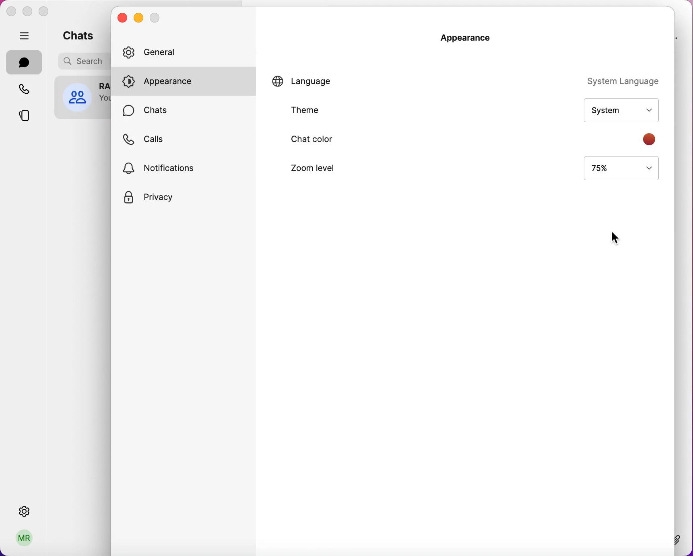 This screenshot has height=556, width=693. I want to click on minimize, so click(28, 11).